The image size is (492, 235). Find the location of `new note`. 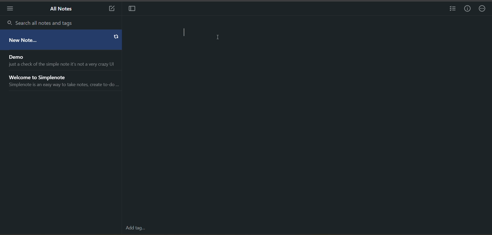

new note is located at coordinates (23, 41).